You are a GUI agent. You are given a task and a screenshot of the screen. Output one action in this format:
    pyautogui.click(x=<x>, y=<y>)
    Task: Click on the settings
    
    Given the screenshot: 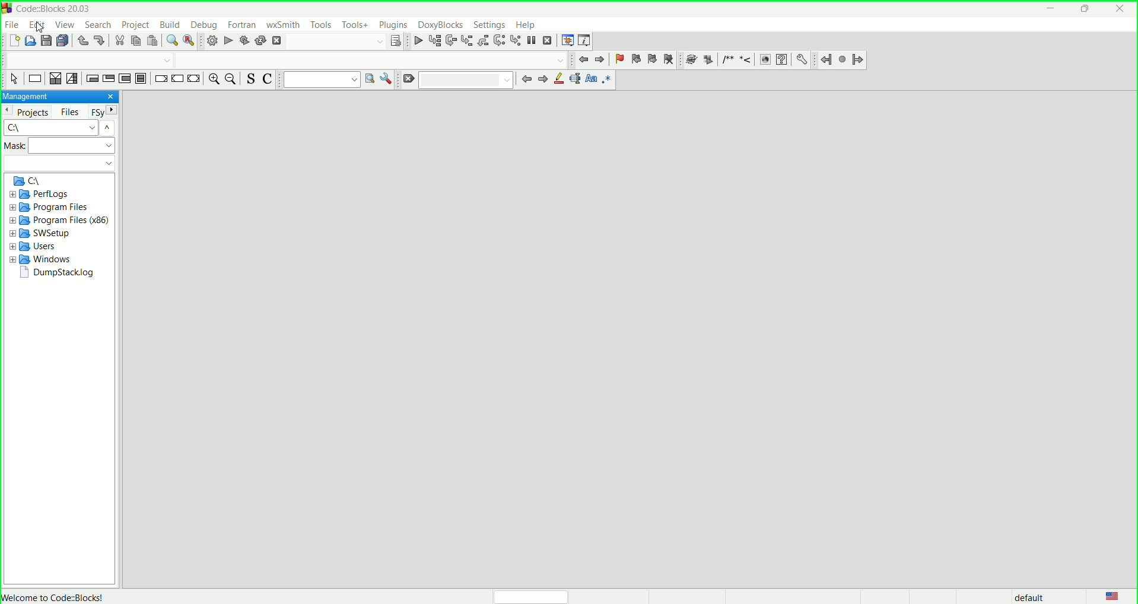 What is the action you would take?
    pyautogui.click(x=489, y=23)
    